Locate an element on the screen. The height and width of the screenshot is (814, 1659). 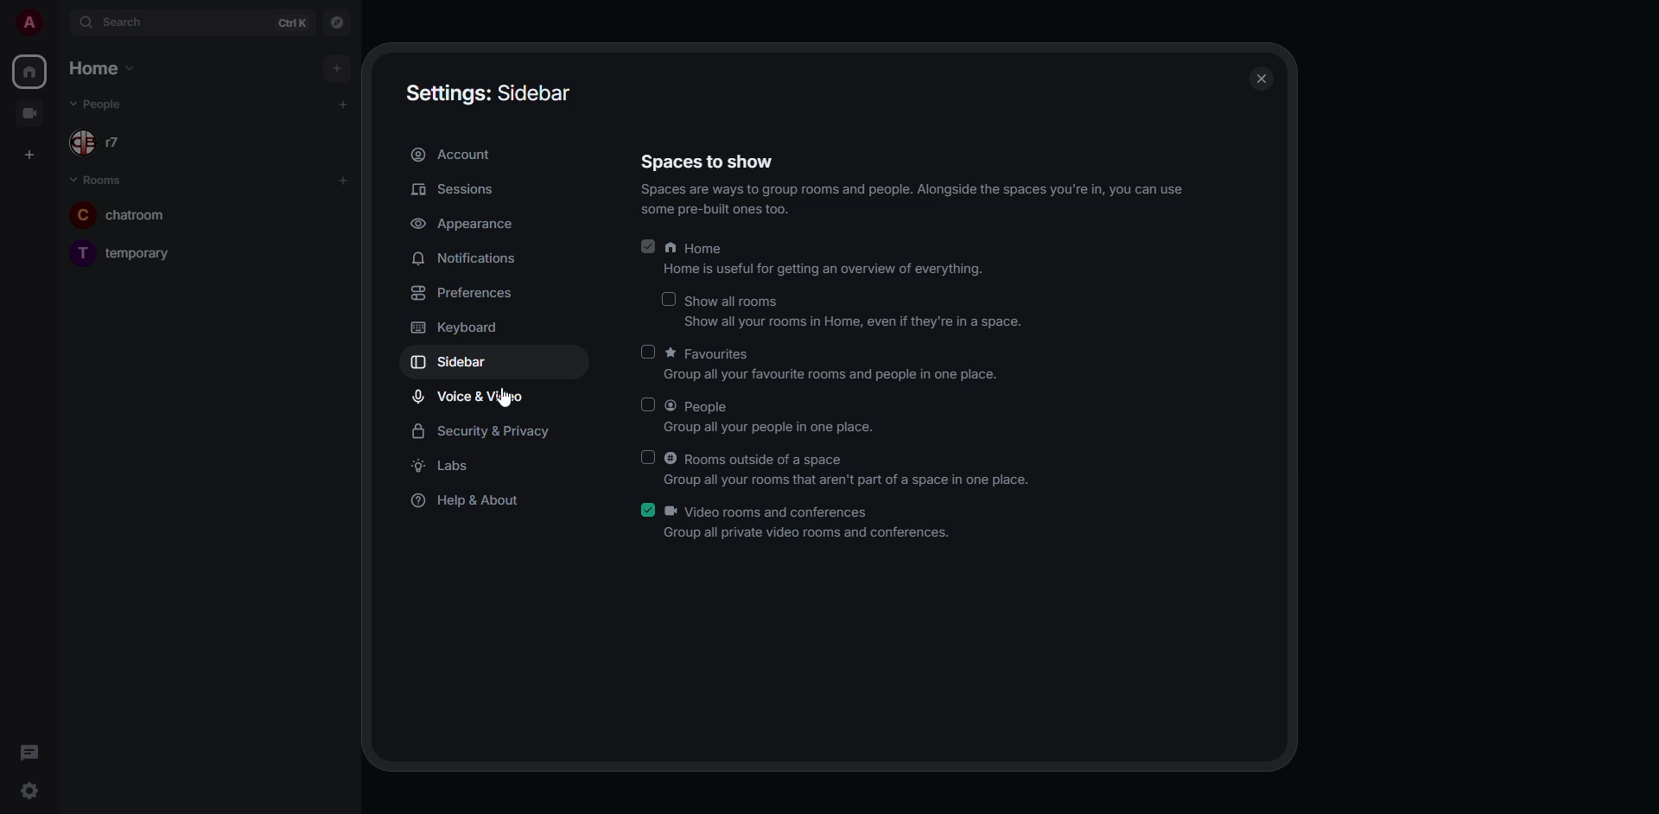
enabled is located at coordinates (645, 245).